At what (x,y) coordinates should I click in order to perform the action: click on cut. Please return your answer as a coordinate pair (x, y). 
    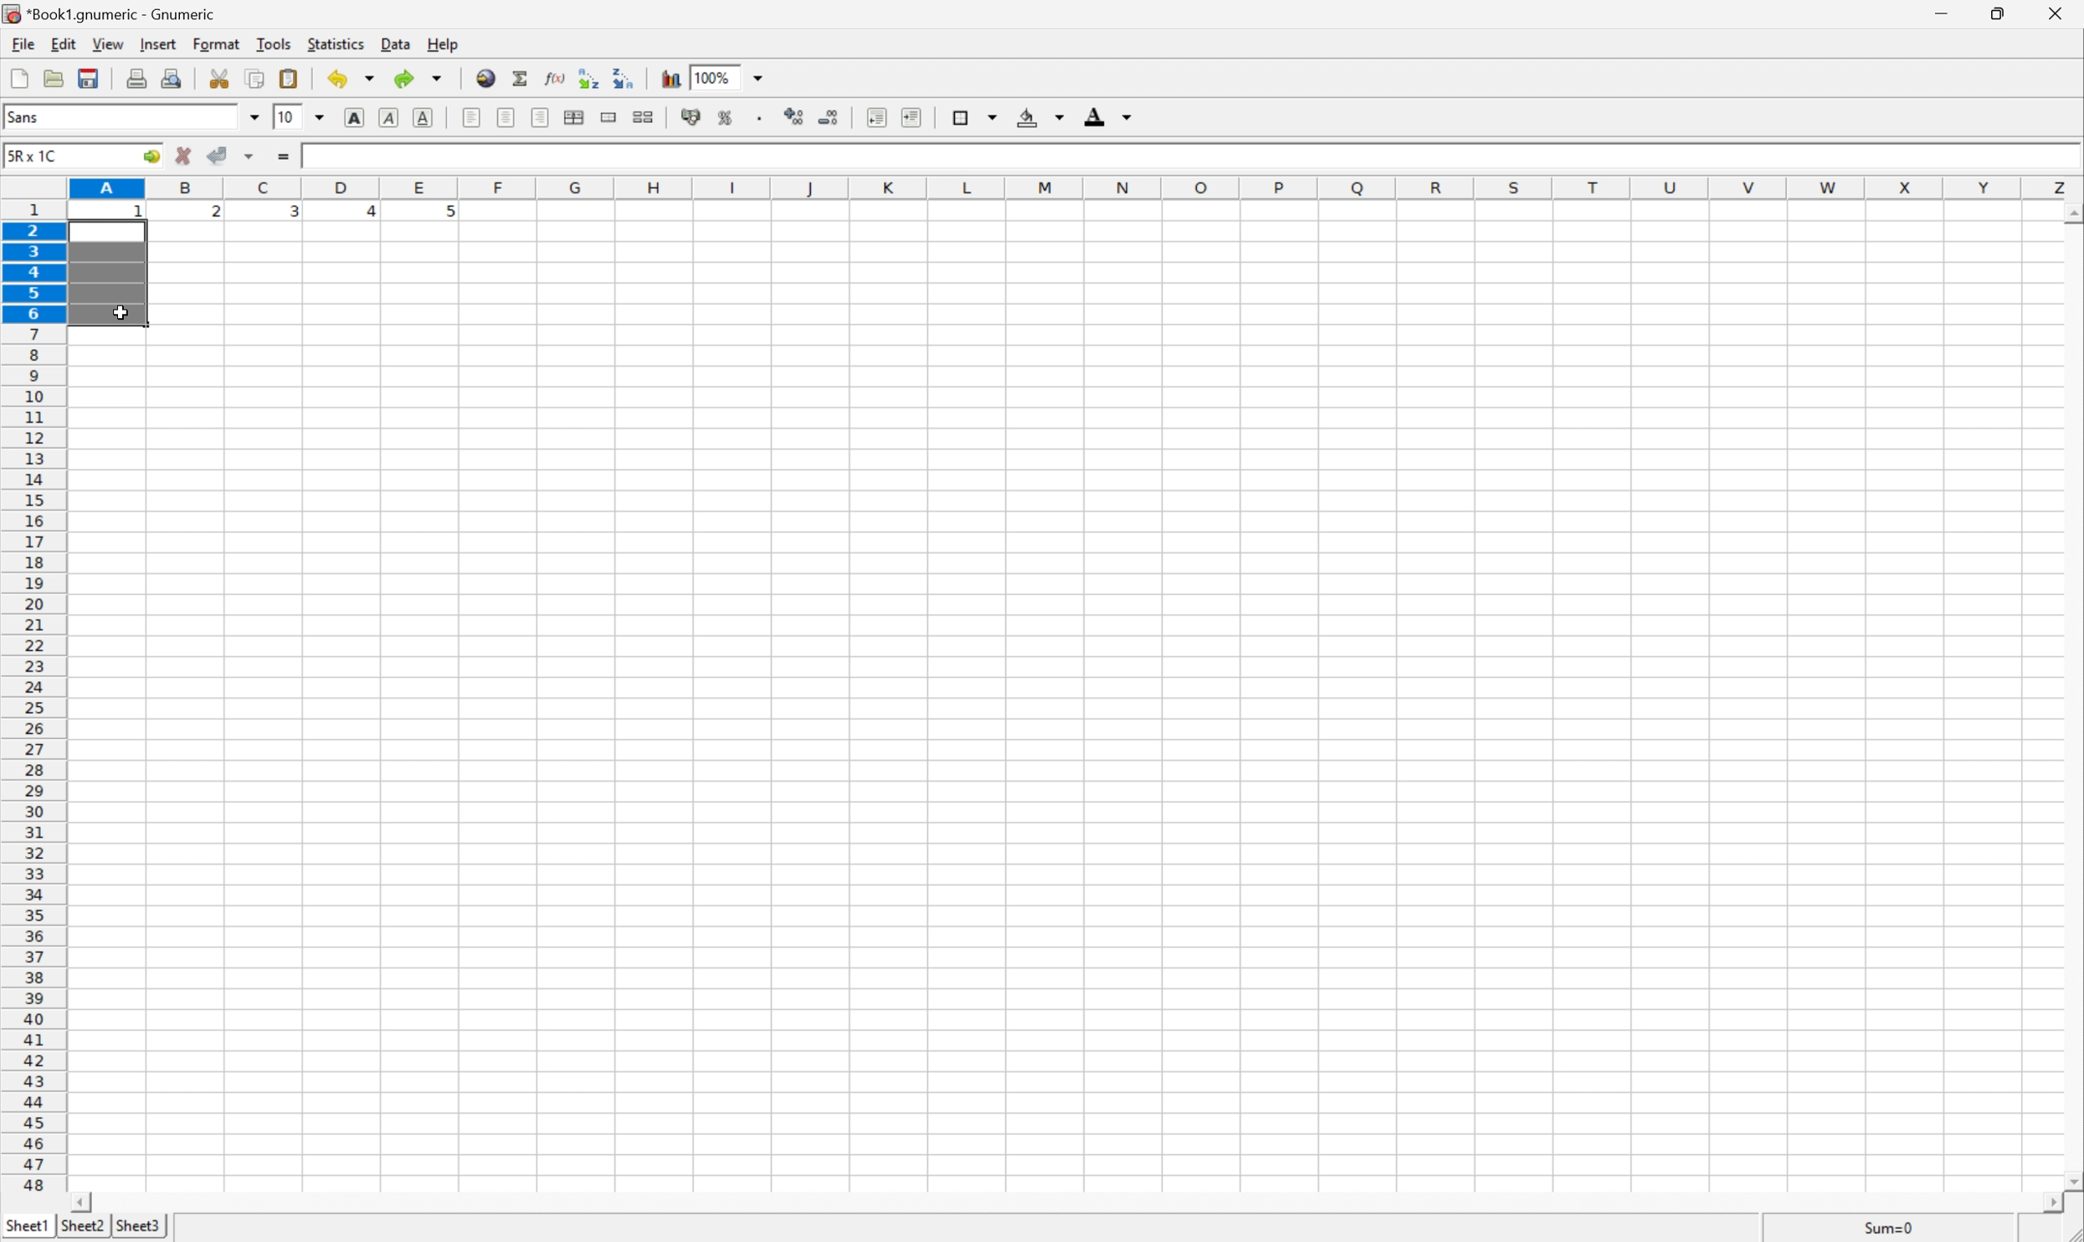
    Looking at the image, I should click on (218, 77).